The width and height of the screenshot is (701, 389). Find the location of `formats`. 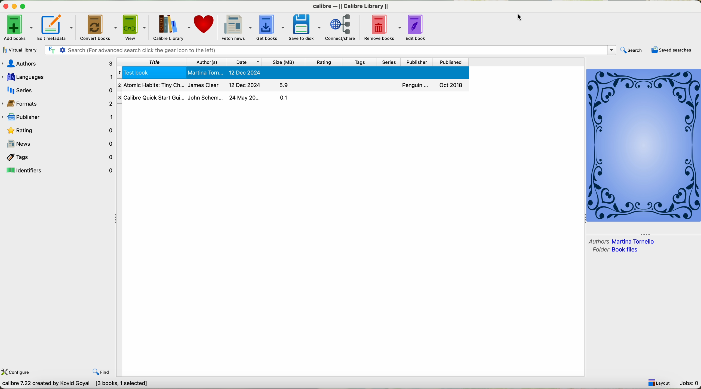

formats is located at coordinates (59, 103).